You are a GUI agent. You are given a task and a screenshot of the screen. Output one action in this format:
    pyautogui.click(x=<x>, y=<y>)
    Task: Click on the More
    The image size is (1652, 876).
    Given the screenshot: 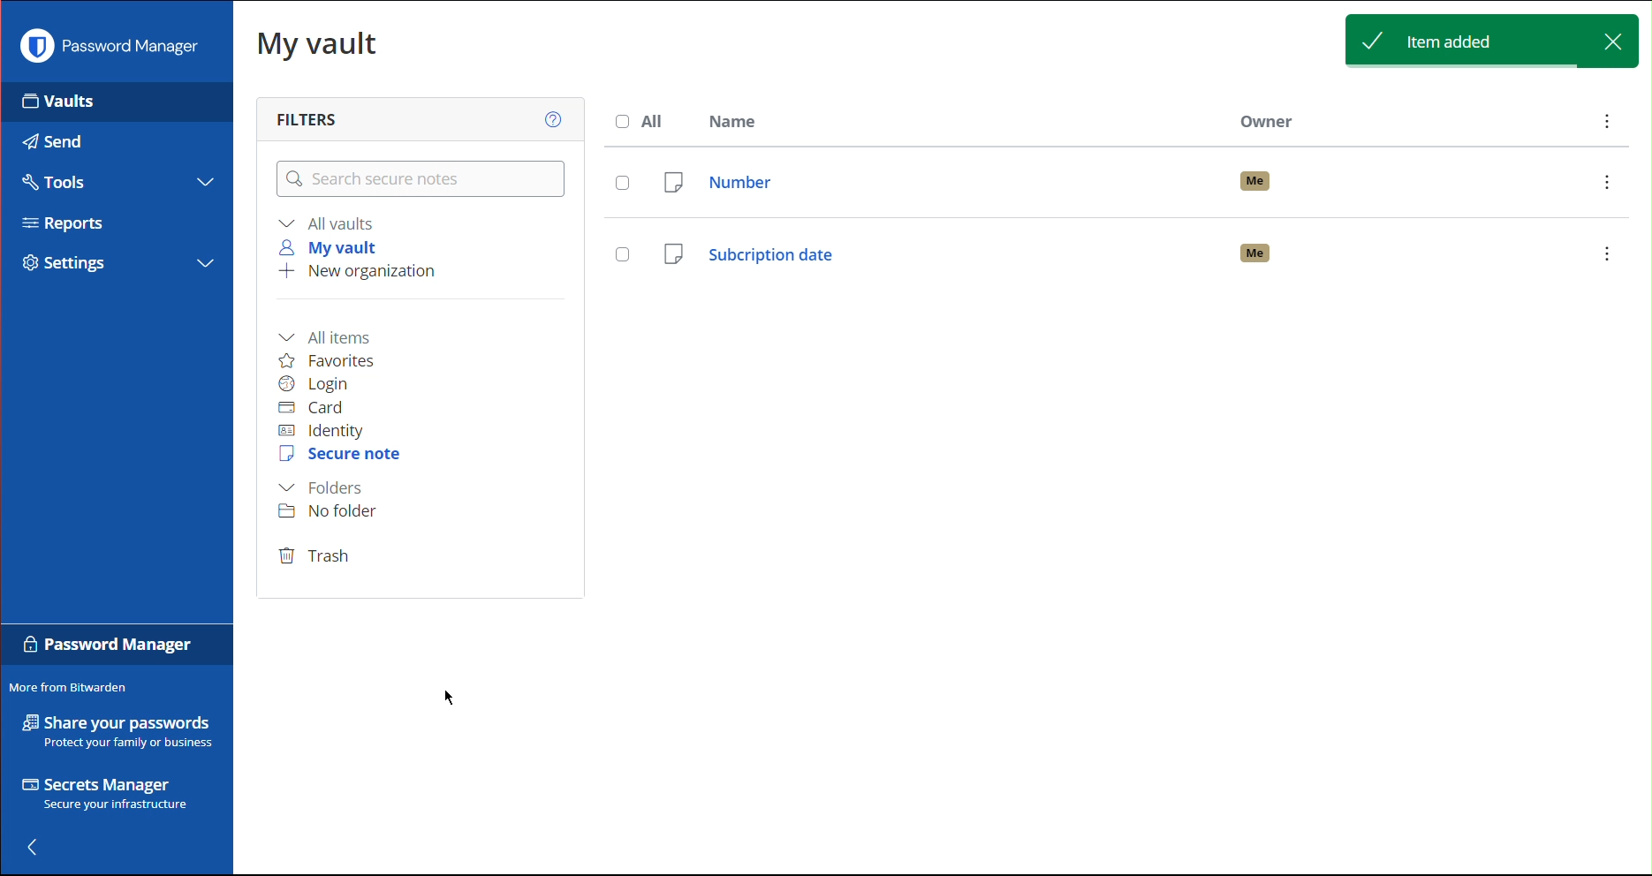 What is the action you would take?
    pyautogui.click(x=1608, y=124)
    